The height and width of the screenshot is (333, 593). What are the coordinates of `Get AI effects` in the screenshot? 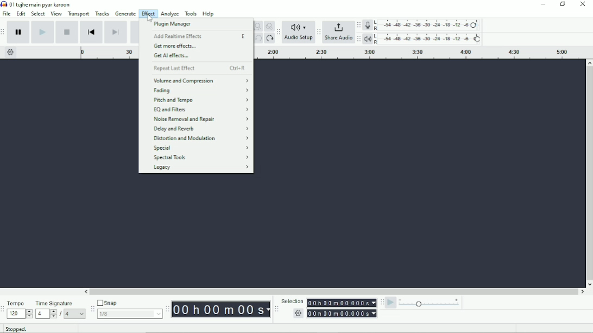 It's located at (176, 56).